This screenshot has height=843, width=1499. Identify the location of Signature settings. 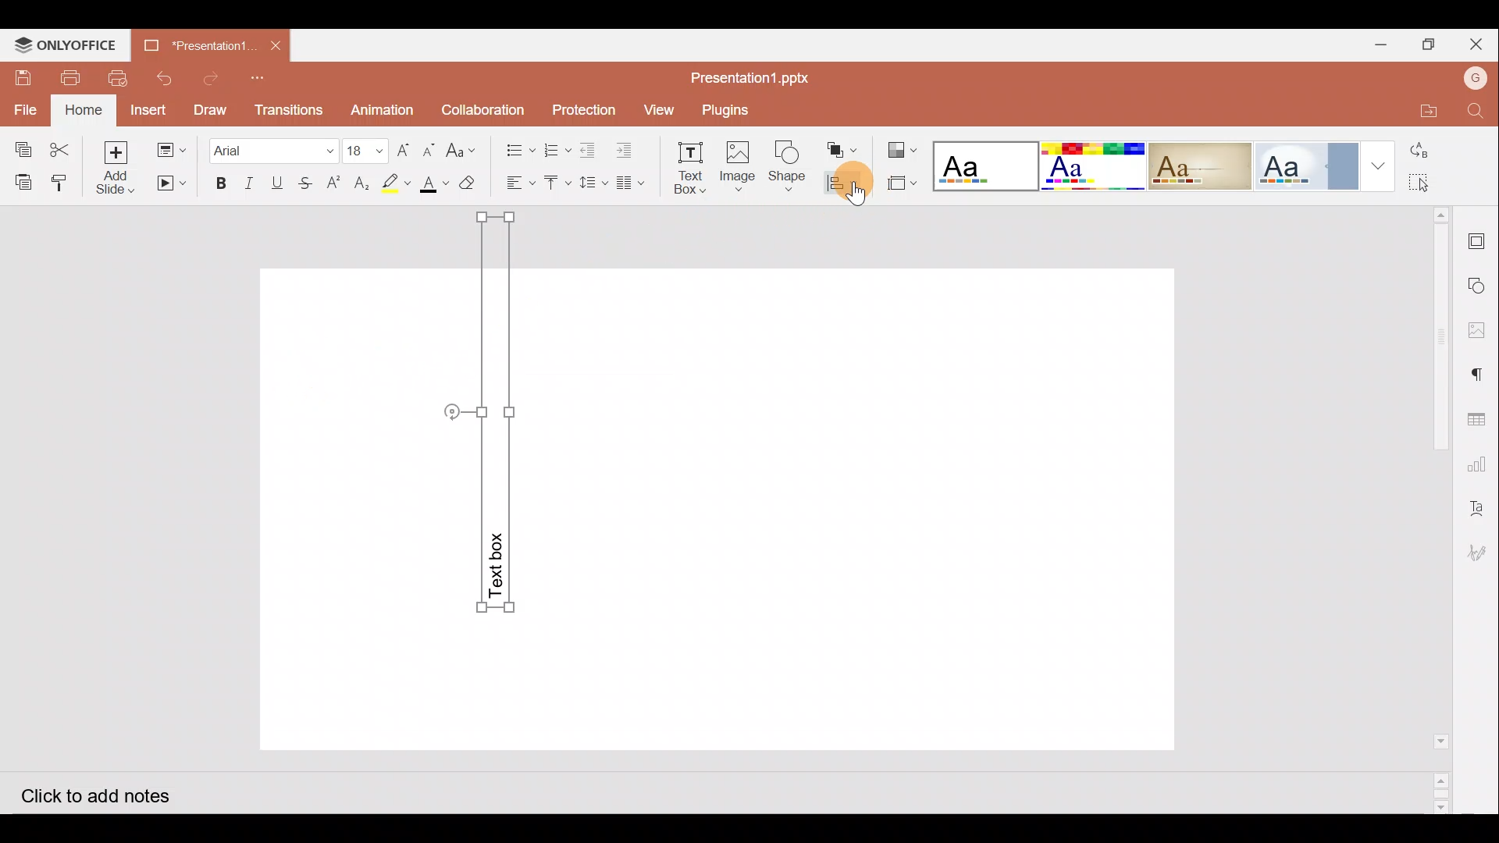
(1479, 555).